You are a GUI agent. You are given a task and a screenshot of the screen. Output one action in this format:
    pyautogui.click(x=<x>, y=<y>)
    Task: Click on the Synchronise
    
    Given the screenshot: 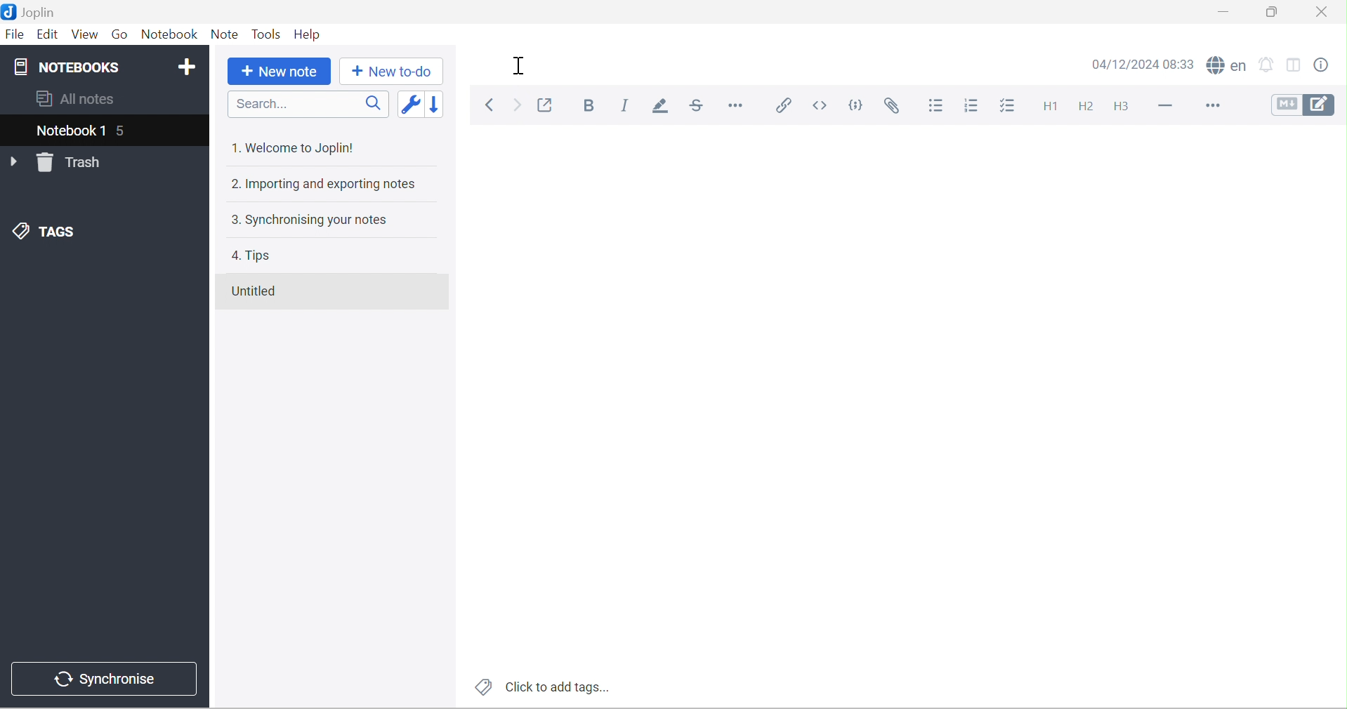 What is the action you would take?
    pyautogui.click(x=104, y=679)
    